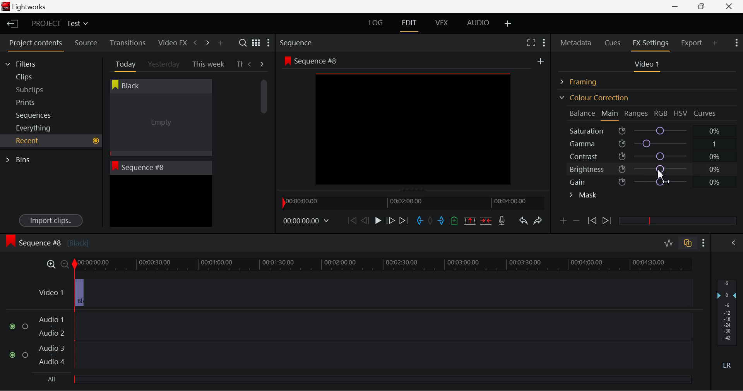  Describe the element at coordinates (661, 114) in the screenshot. I see `RGB` at that location.